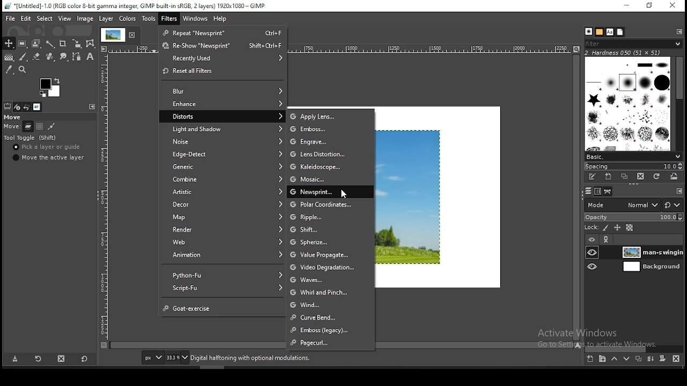 The width and height of the screenshot is (687, 386). I want to click on fonts, so click(610, 32).